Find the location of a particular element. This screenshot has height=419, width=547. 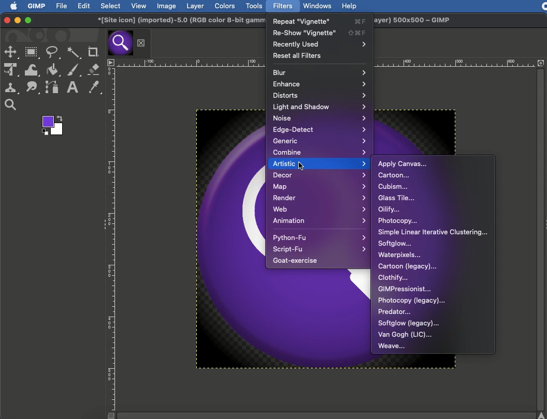

Color is located at coordinates (51, 126).